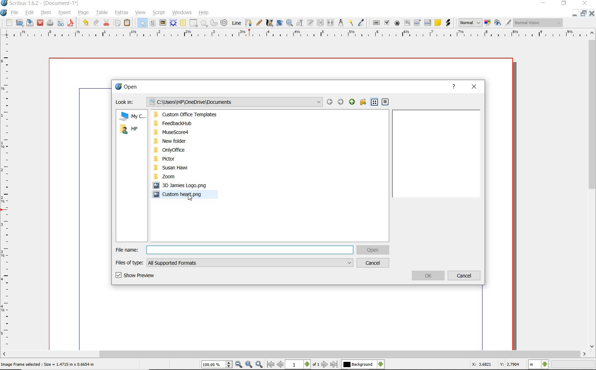 The height and width of the screenshot is (370, 596). What do you see at coordinates (335, 103) in the screenshot?
I see `back or forward` at bounding box center [335, 103].